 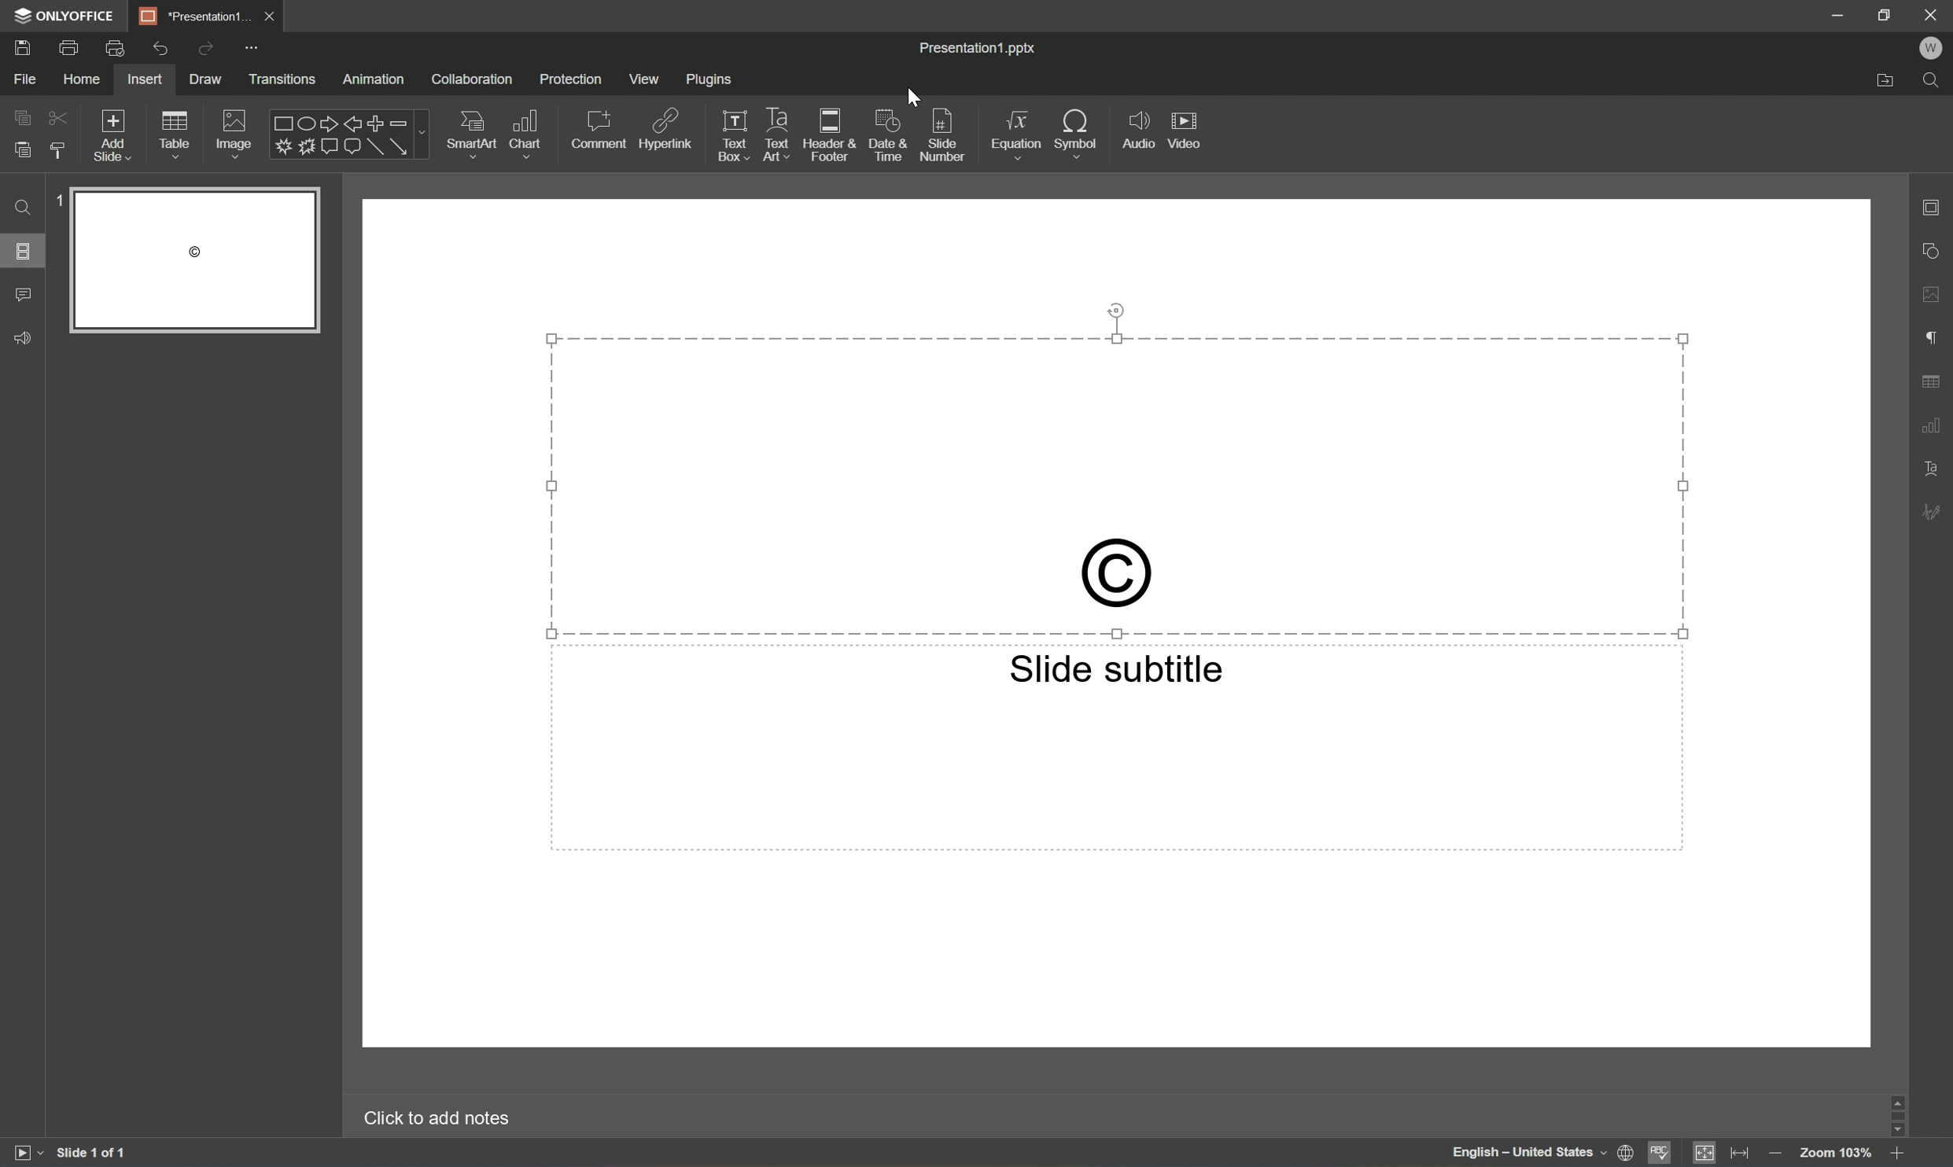 What do you see at coordinates (475, 133) in the screenshot?
I see `SmartArt` at bounding box center [475, 133].